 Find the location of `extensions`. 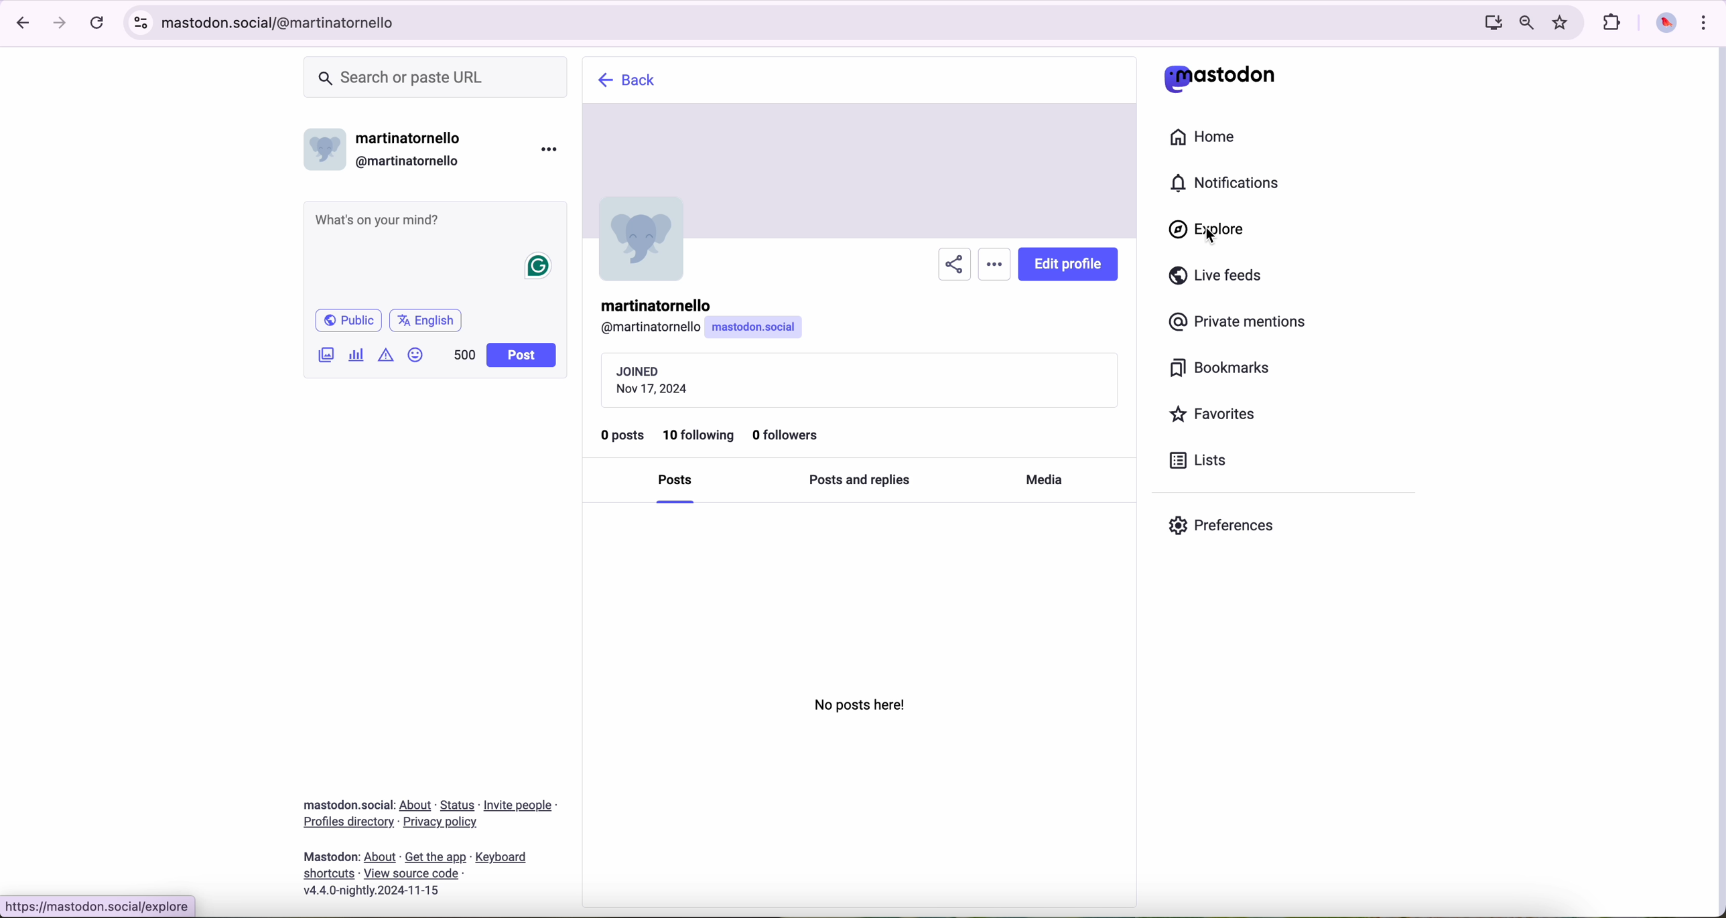

extensions is located at coordinates (1613, 23).